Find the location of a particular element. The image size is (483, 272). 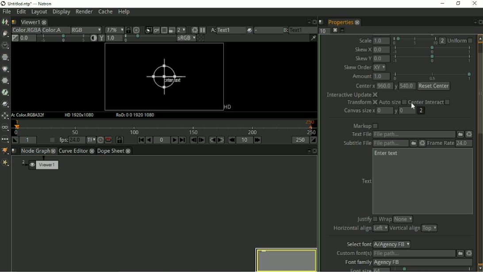

0 is located at coordinates (385, 111).